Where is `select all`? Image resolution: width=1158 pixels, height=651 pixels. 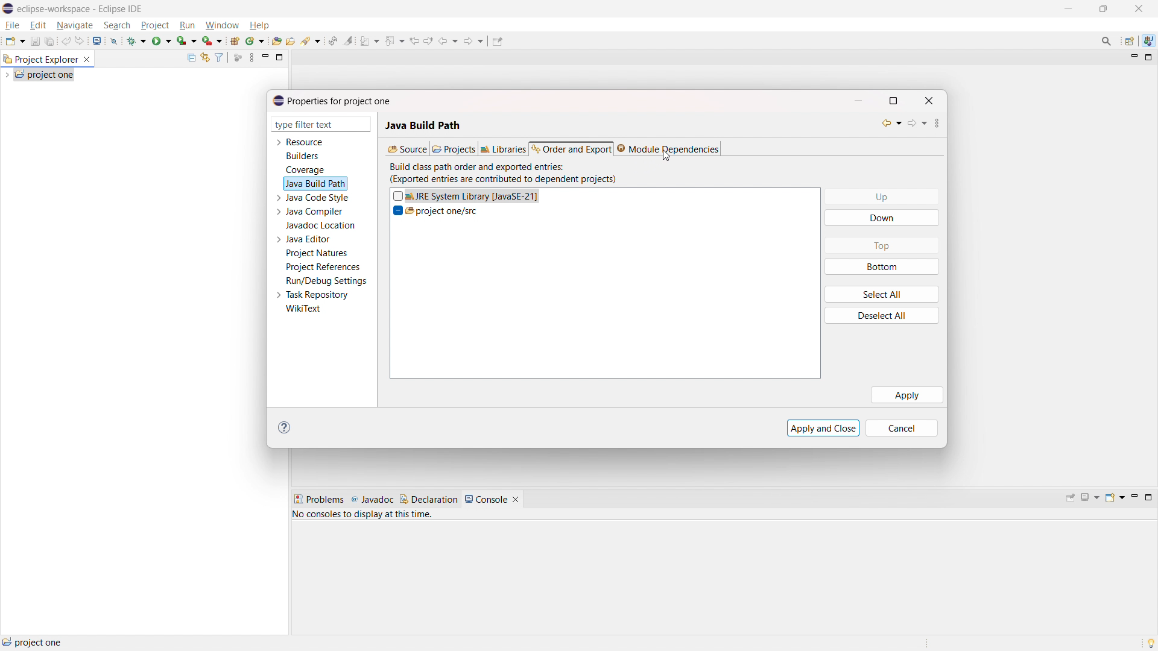
select all is located at coordinates (884, 294).